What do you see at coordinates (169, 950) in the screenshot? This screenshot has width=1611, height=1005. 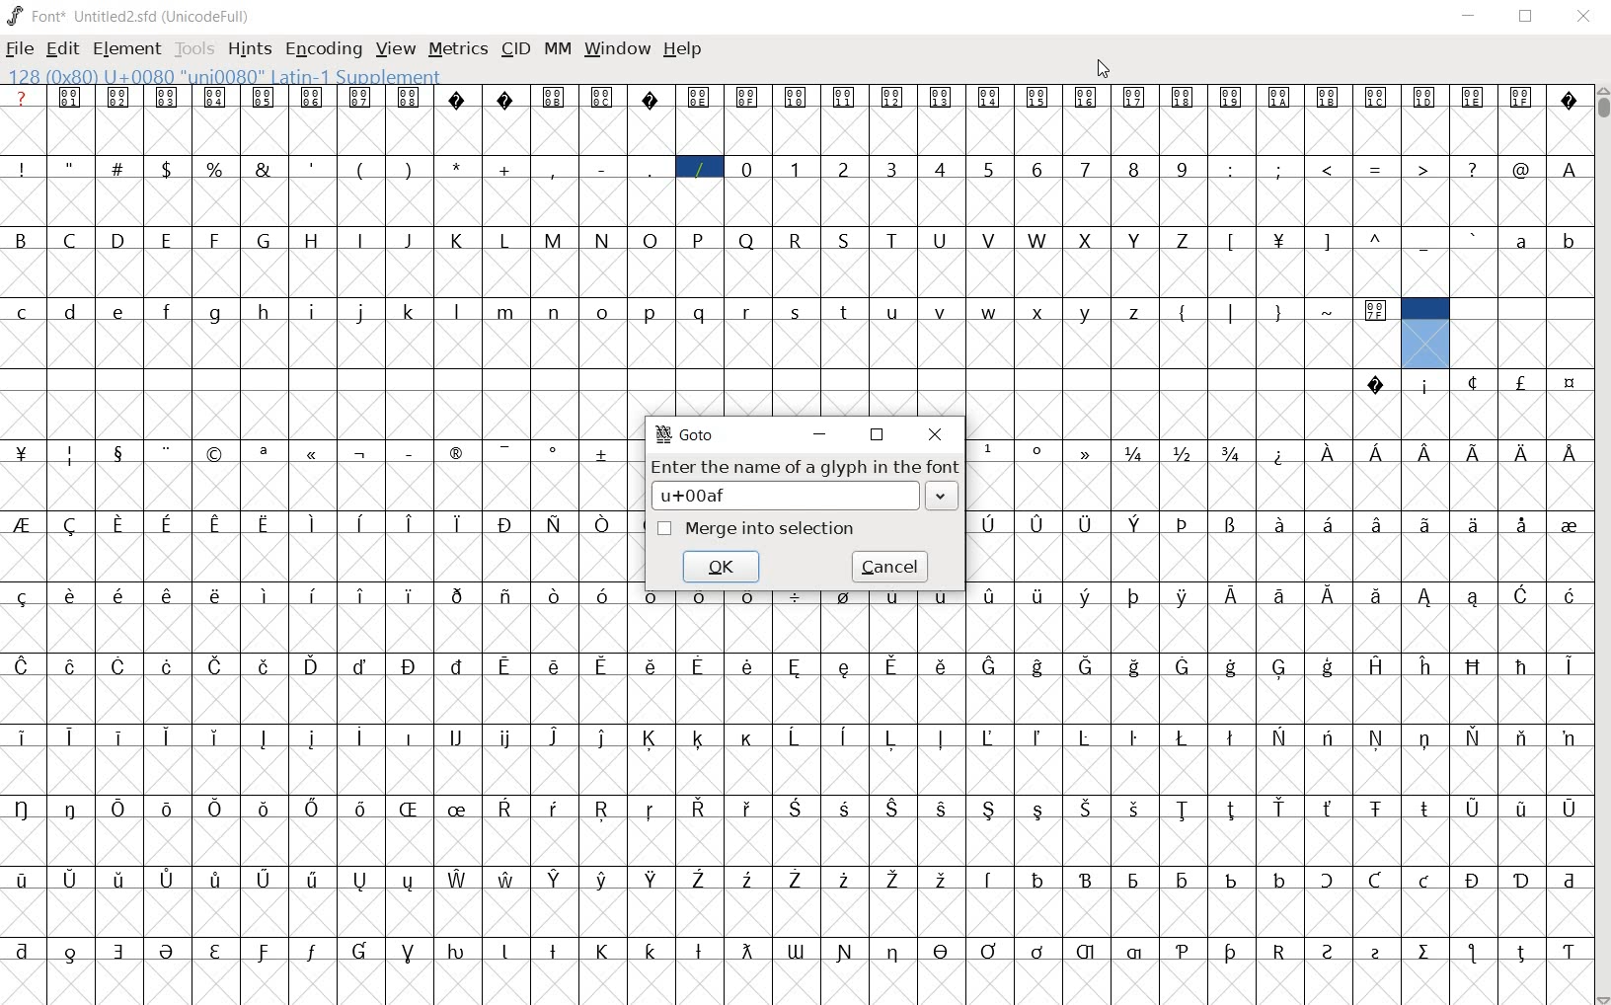 I see `Symbol` at bounding box center [169, 950].